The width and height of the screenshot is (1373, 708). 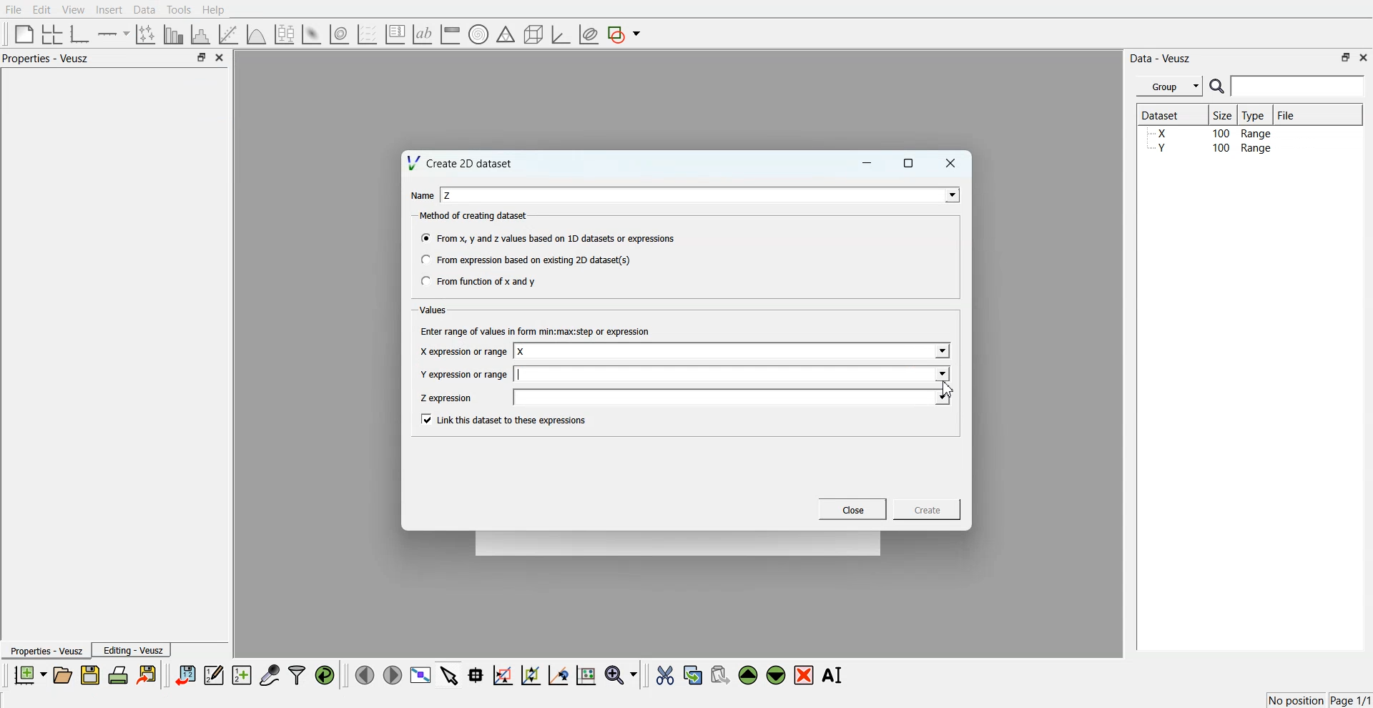 I want to click on 3D Function, so click(x=257, y=34).